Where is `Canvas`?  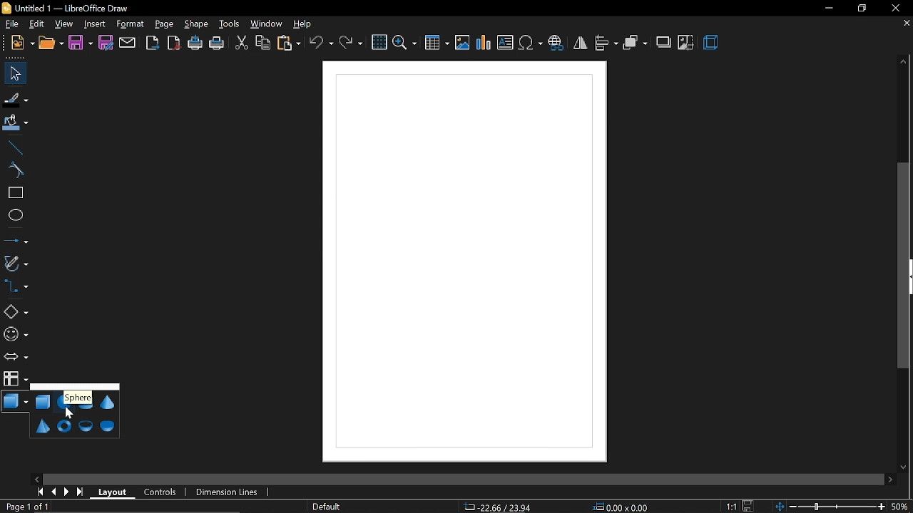
Canvas is located at coordinates (463, 263).